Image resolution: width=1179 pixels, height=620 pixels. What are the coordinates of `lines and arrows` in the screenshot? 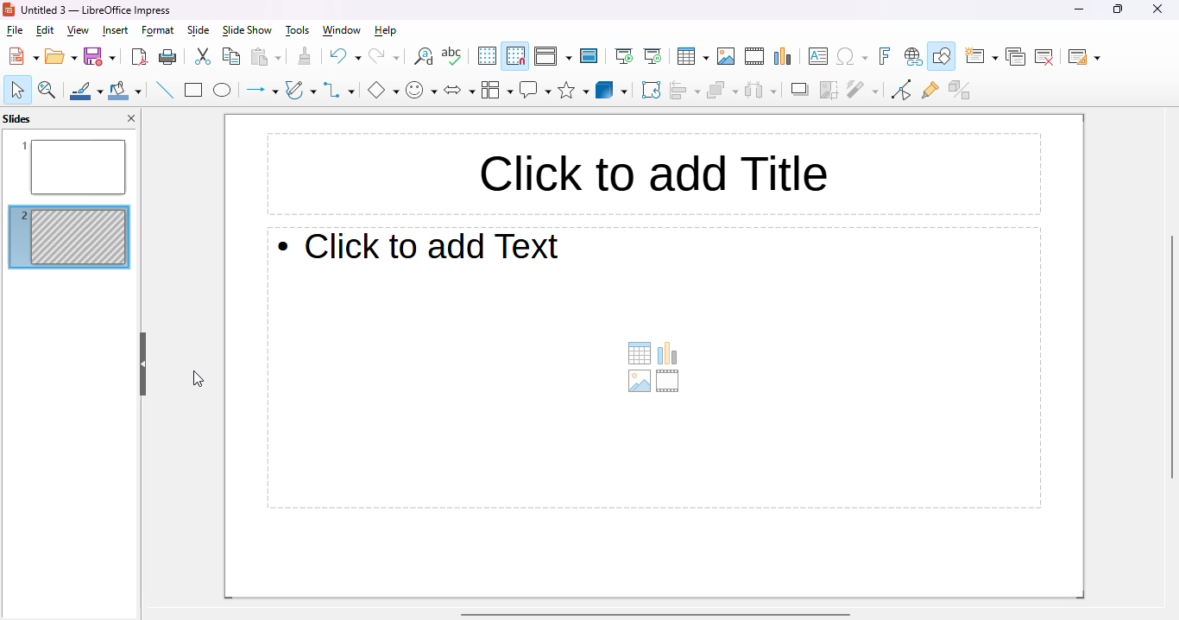 It's located at (262, 91).